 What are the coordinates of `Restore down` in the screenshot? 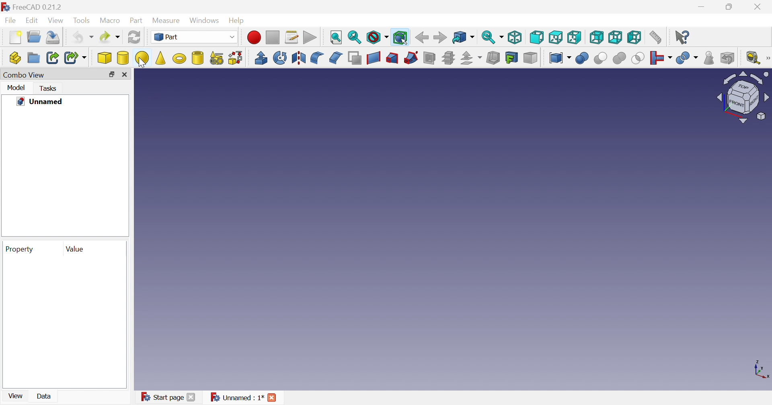 It's located at (730, 8).